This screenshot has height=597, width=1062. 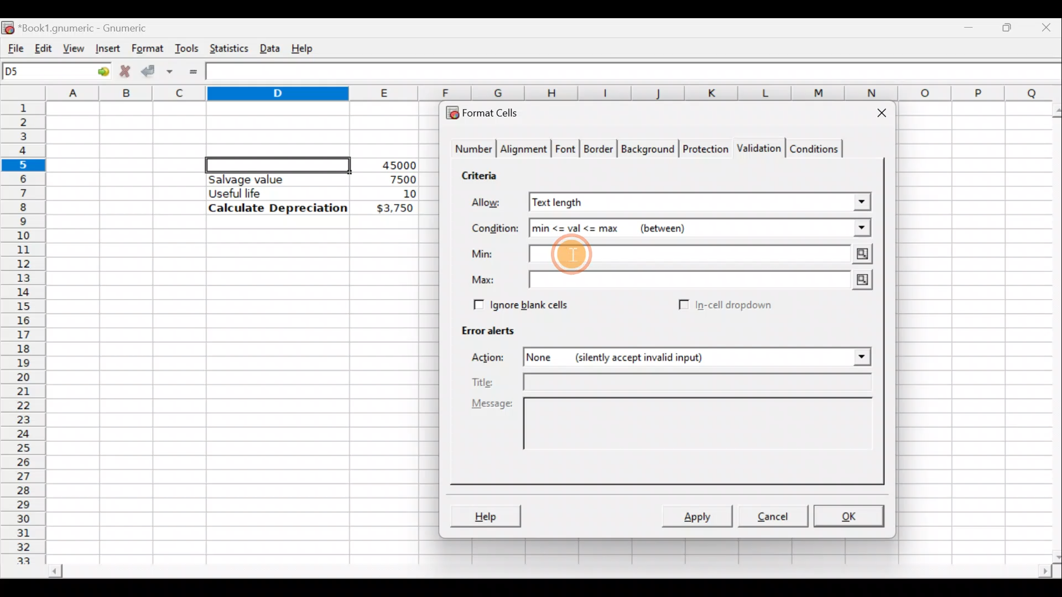 I want to click on Ignore blank cells, so click(x=519, y=303).